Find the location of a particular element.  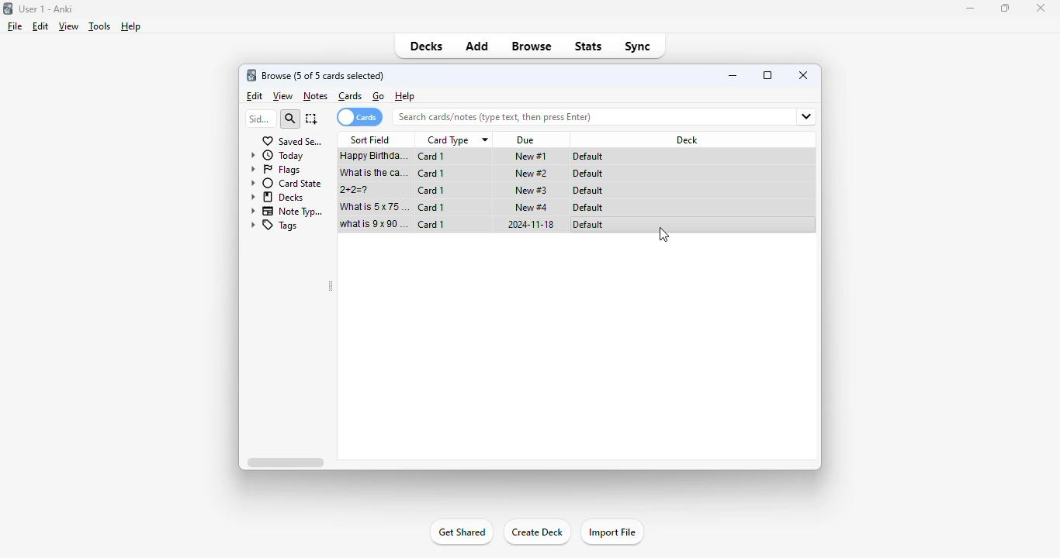

default is located at coordinates (588, 225).